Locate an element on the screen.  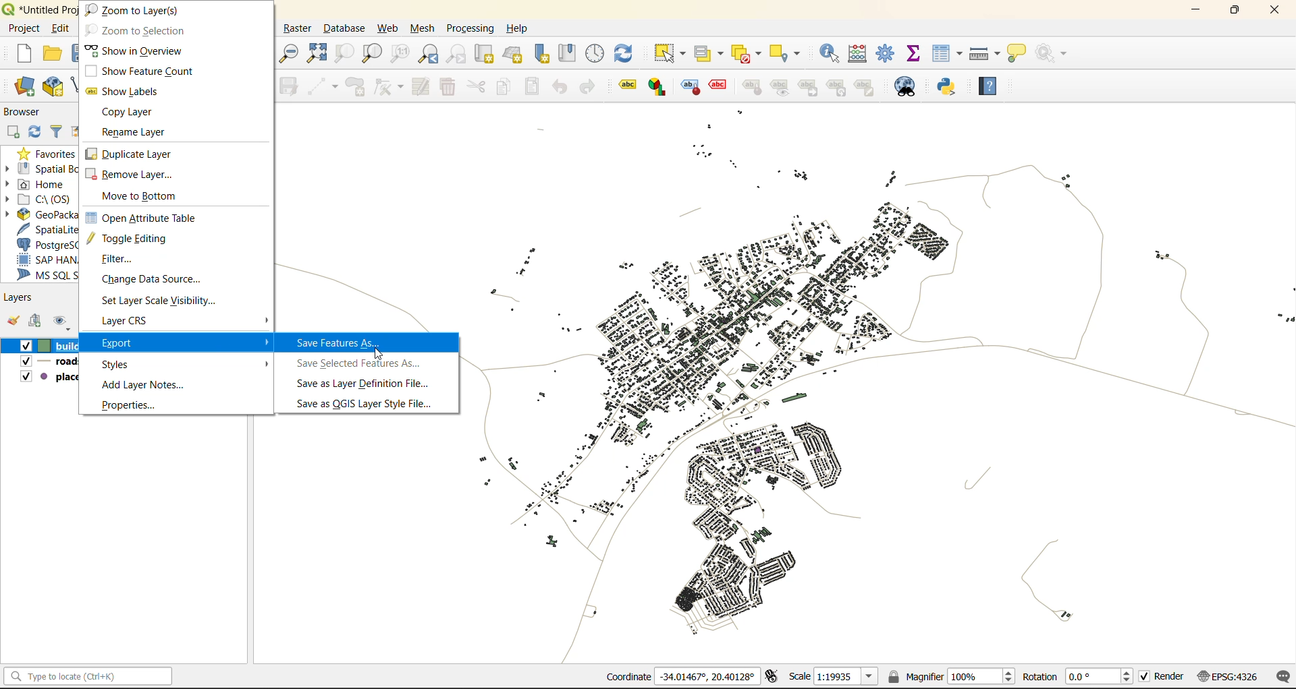
show hide labels and diagrams is located at coordinates (776, 87).